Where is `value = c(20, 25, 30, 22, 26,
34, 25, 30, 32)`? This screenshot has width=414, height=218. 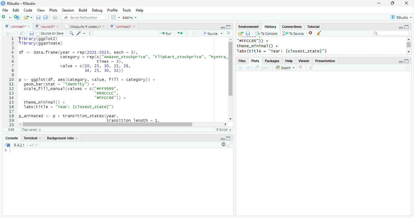
value = c(20, 25, 30, 22, 26,
34, 25, 30, 32) is located at coordinates (98, 69).